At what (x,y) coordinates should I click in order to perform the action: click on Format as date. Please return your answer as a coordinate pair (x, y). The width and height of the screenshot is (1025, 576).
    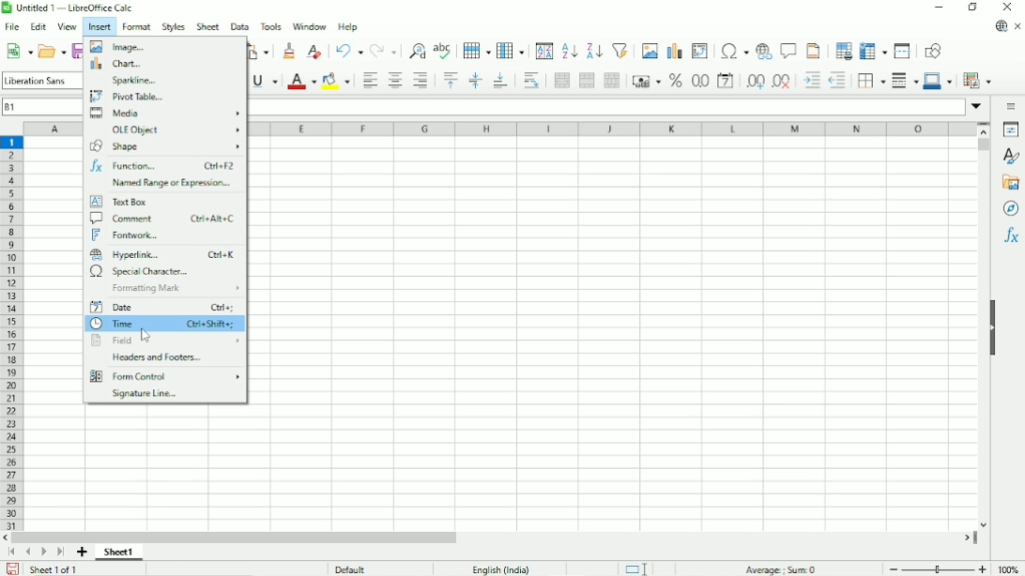
    Looking at the image, I should click on (725, 81).